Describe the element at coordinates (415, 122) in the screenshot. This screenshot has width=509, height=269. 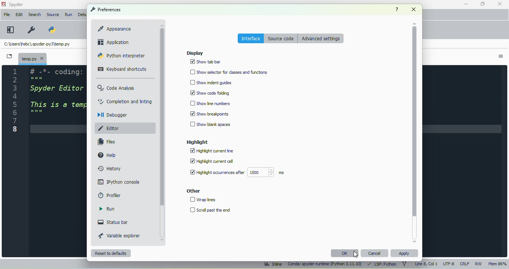
I see `vertical scroll bar` at that location.